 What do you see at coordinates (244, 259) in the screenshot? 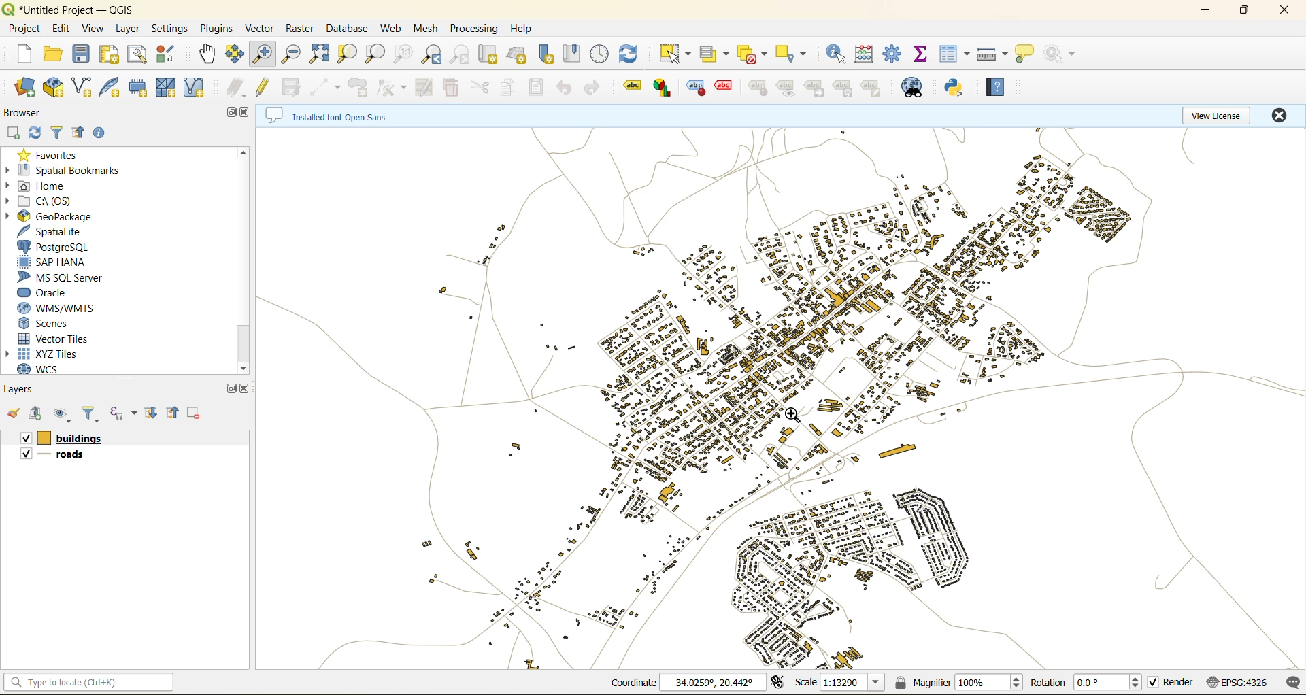
I see `vertical scroll bar` at bounding box center [244, 259].